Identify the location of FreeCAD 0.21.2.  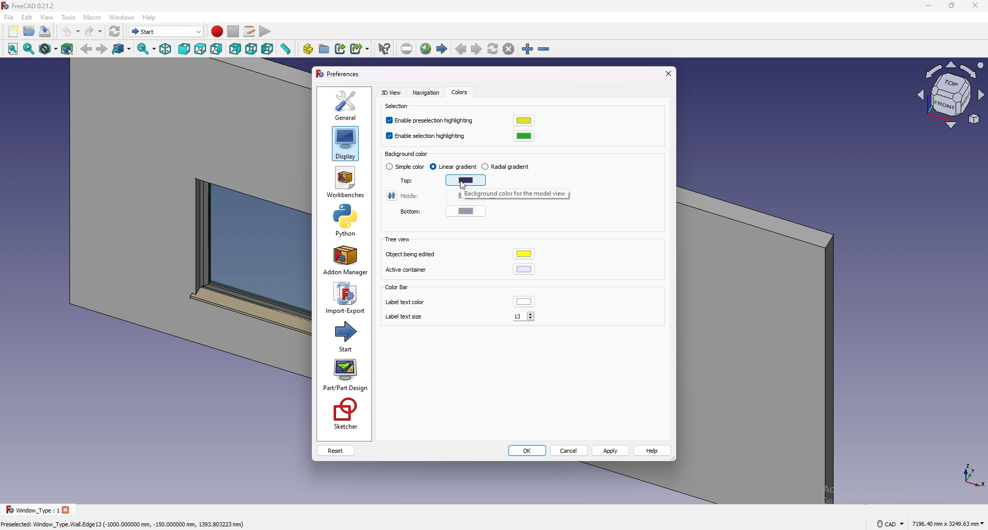
(36, 6).